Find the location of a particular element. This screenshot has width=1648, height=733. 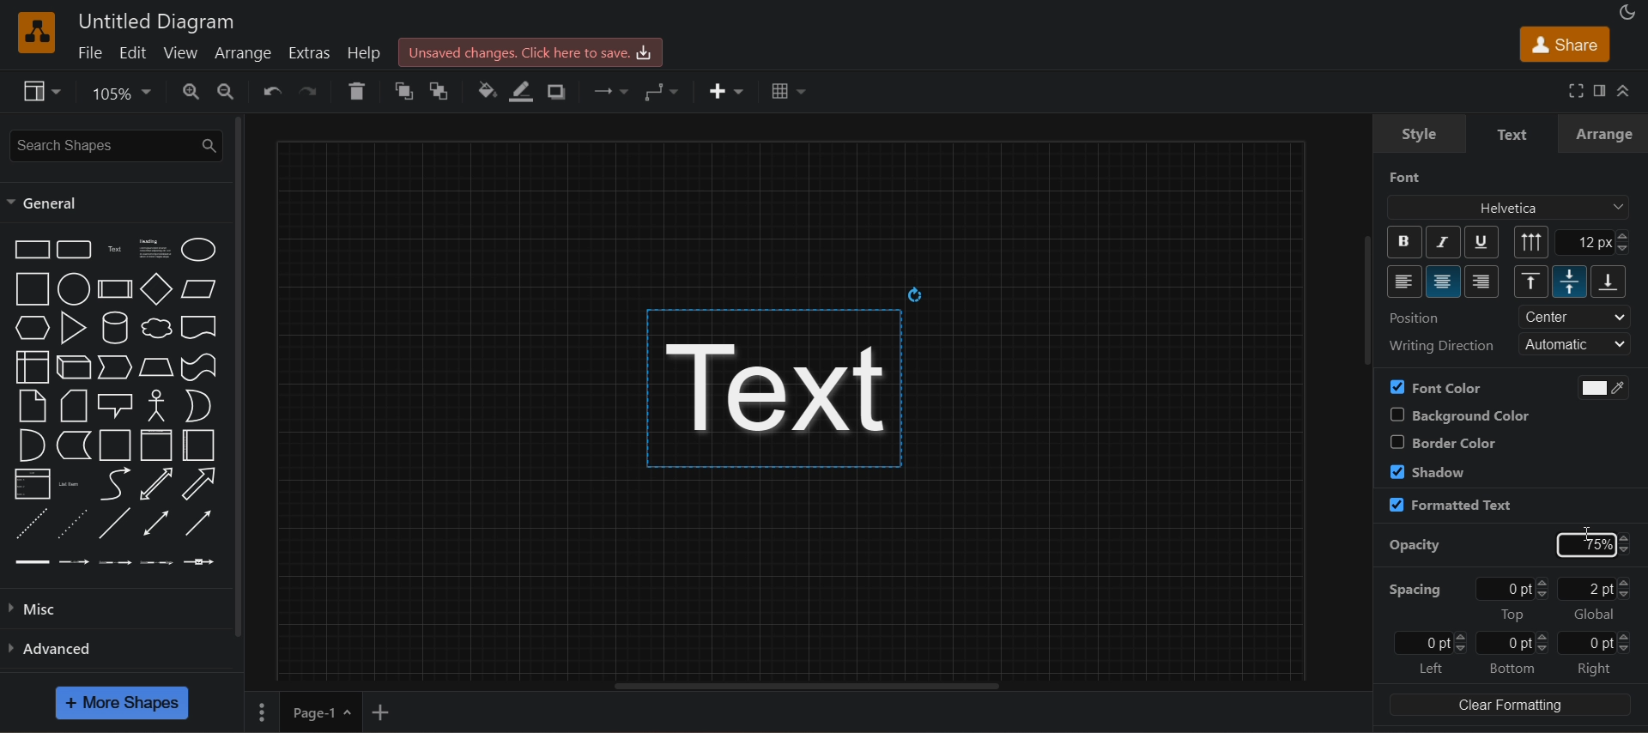

extras is located at coordinates (307, 51).